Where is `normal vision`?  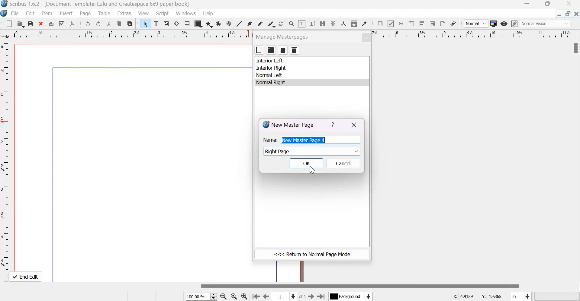 normal vision is located at coordinates (546, 24).